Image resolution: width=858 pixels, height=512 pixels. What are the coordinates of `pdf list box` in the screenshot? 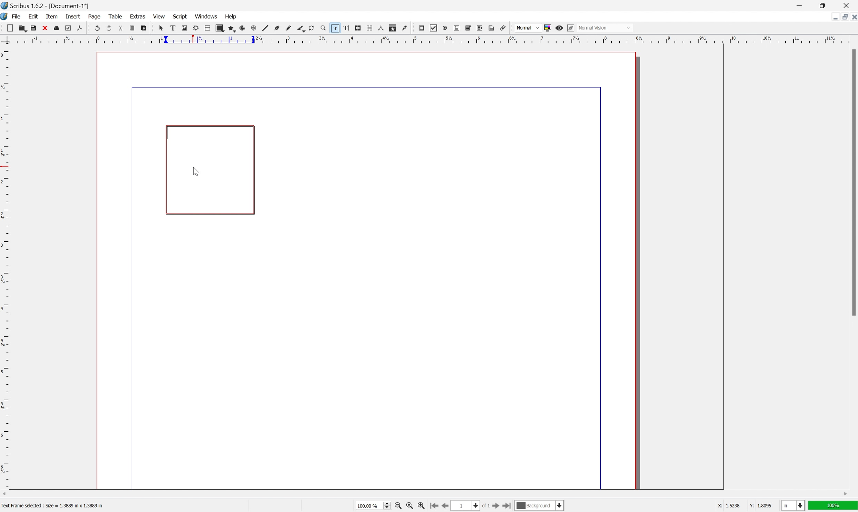 It's located at (480, 28).